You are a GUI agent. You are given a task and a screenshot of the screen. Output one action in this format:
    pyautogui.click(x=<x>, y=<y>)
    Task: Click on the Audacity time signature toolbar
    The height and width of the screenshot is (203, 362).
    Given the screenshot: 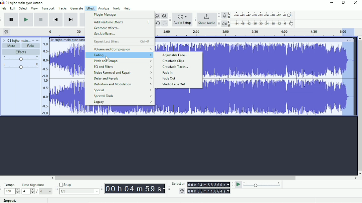 What is the action you would take?
    pyautogui.click(x=2, y=189)
    